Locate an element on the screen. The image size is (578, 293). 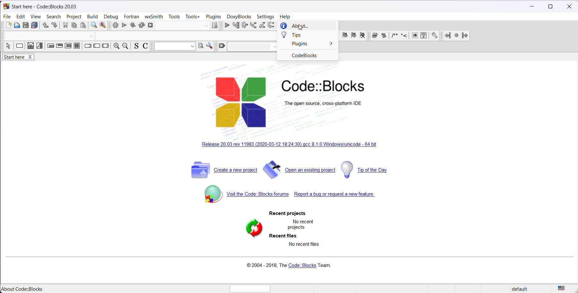
source comments is located at coordinates (136, 47).